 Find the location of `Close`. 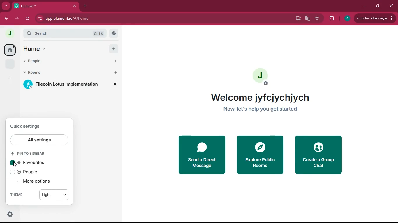

Close is located at coordinates (75, 6).